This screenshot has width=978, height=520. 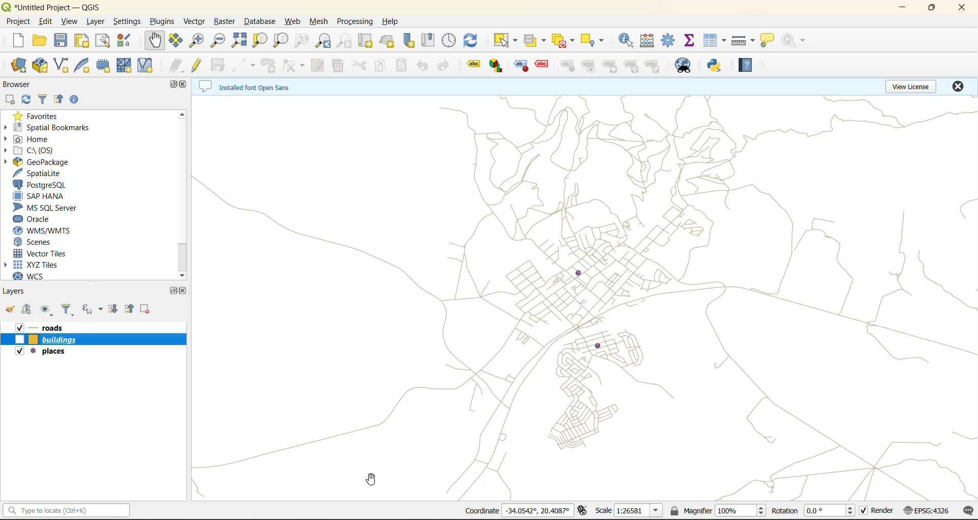 I want to click on edit, so click(x=46, y=22).